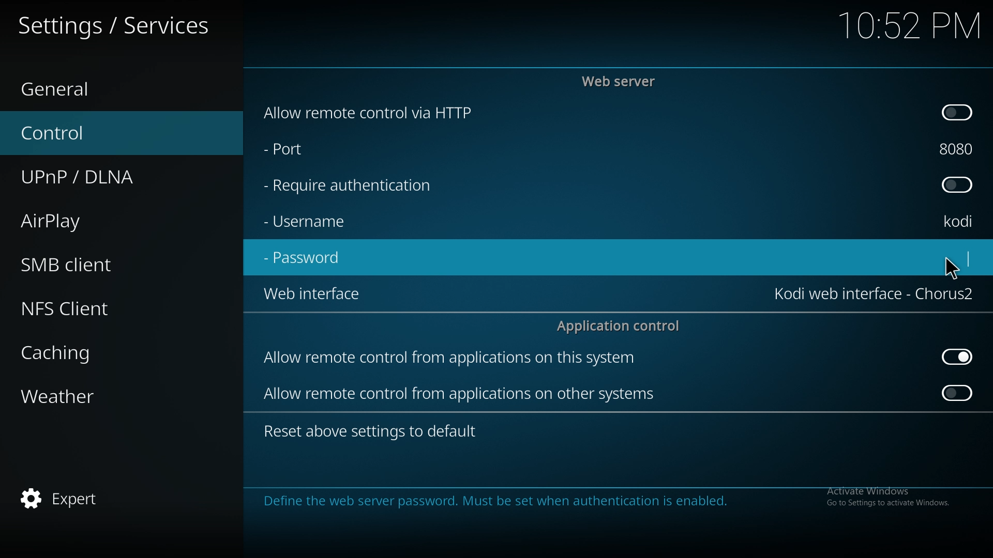 This screenshot has width=993, height=558. I want to click on weather, so click(108, 395).